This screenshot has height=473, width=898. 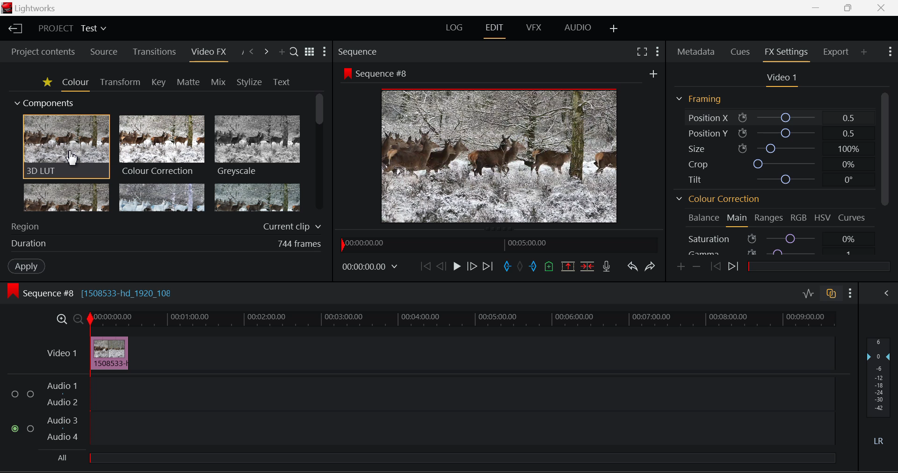 What do you see at coordinates (66, 199) in the screenshot?
I see `Glow` at bounding box center [66, 199].